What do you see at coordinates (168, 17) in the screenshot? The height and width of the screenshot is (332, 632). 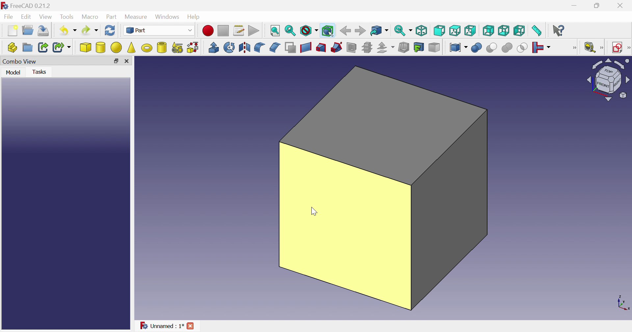 I see `Windows` at bounding box center [168, 17].